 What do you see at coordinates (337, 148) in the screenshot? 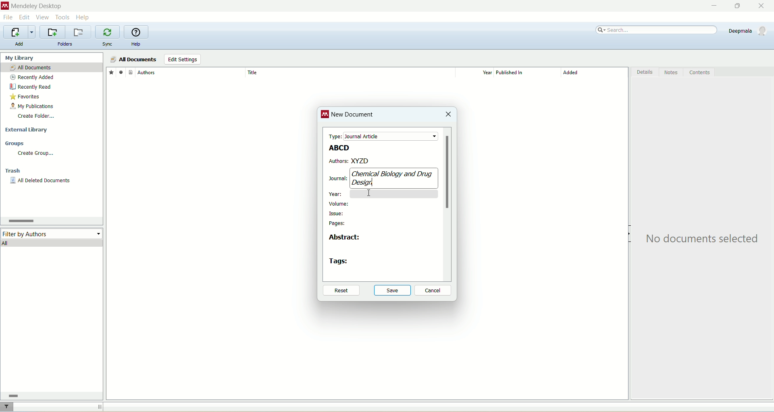
I see `ABCD` at bounding box center [337, 148].